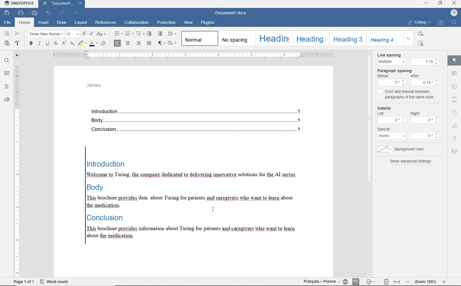  I want to click on draw, so click(62, 23).